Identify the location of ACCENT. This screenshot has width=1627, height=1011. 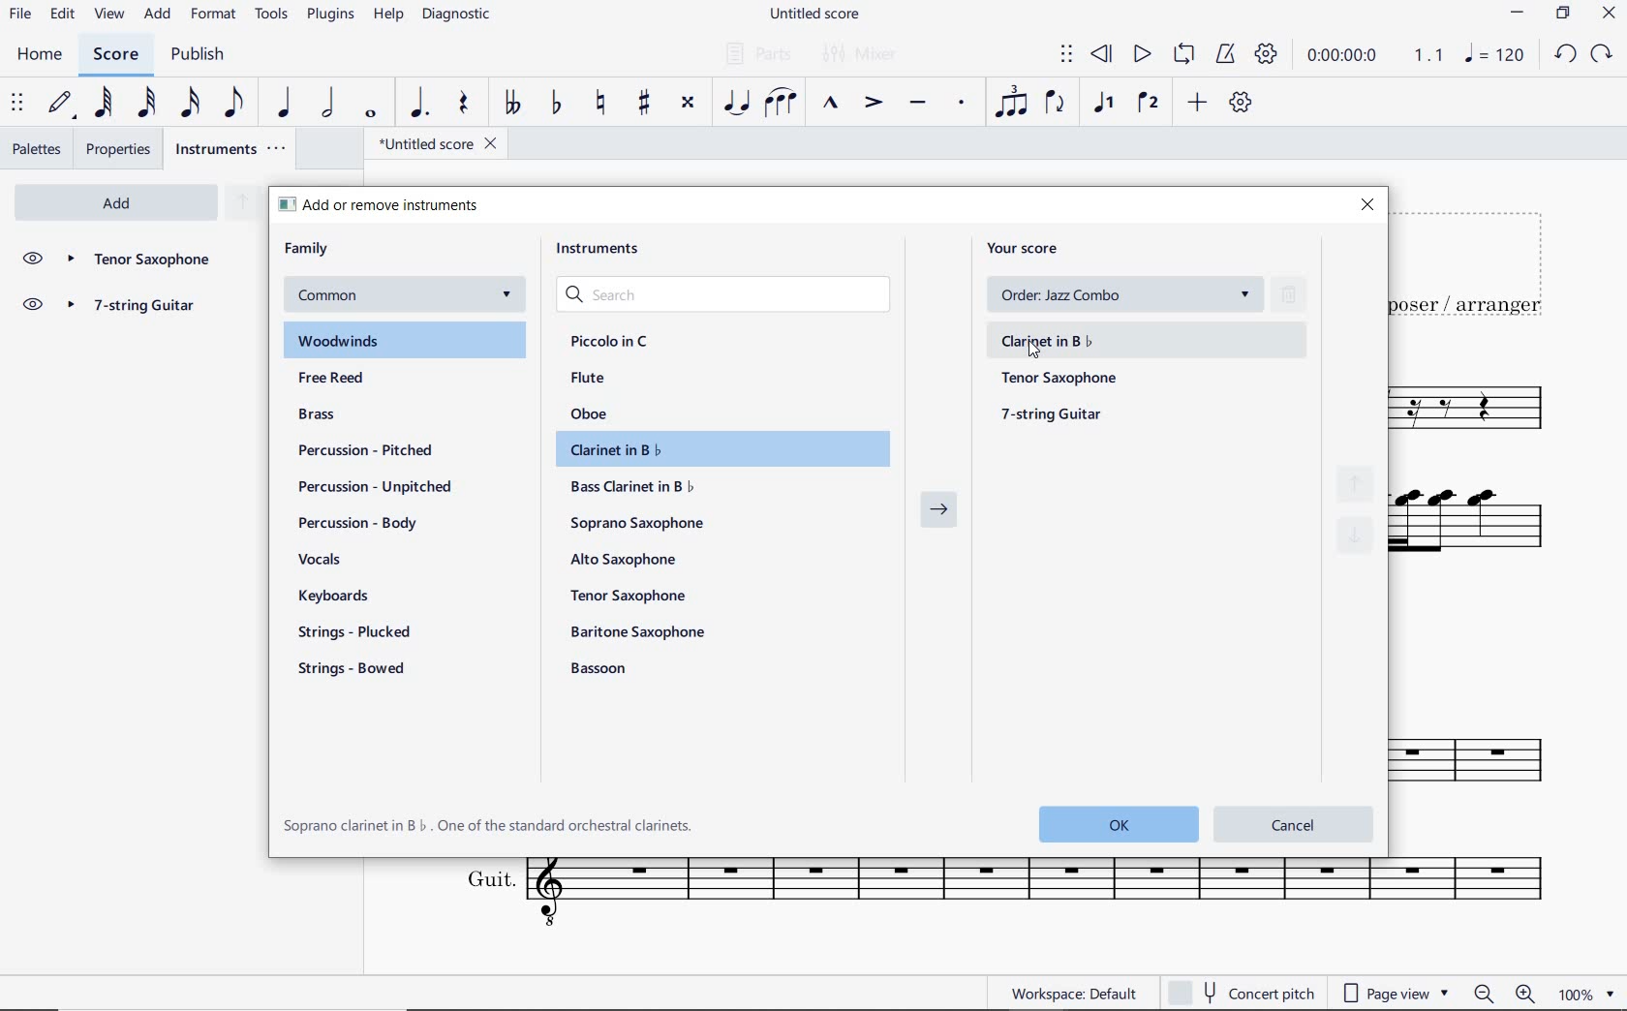
(873, 104).